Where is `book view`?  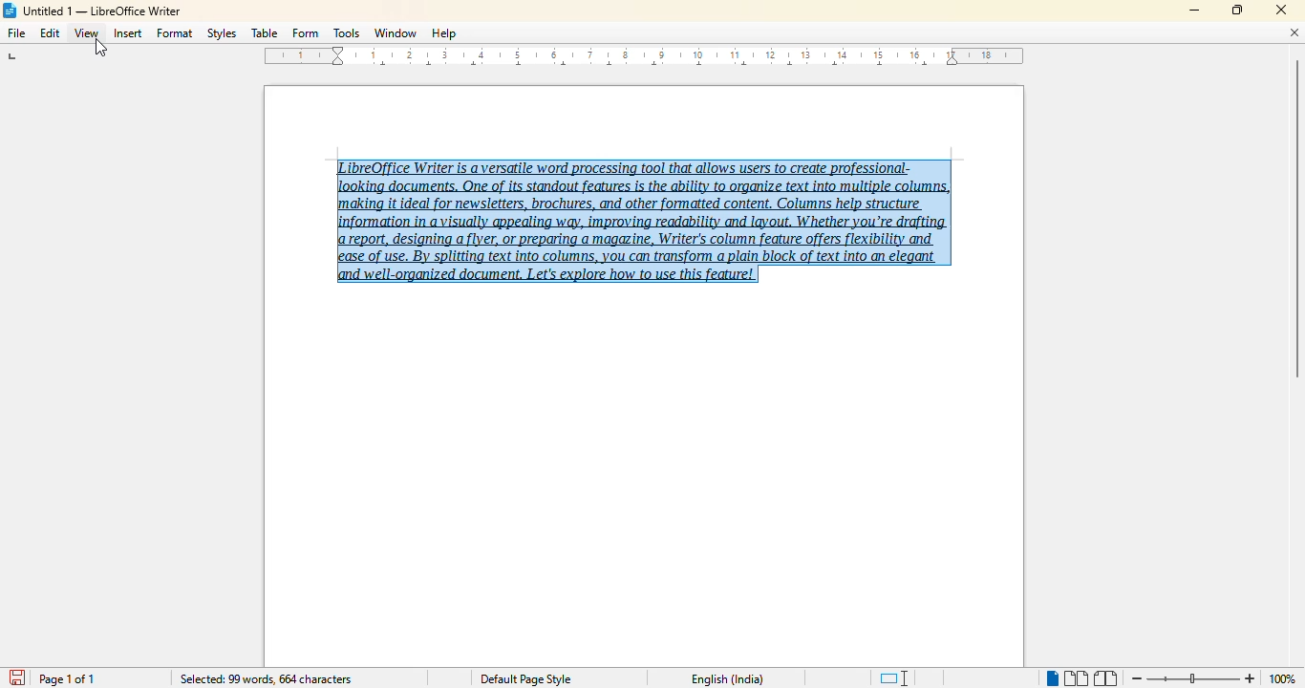
book view is located at coordinates (1105, 678).